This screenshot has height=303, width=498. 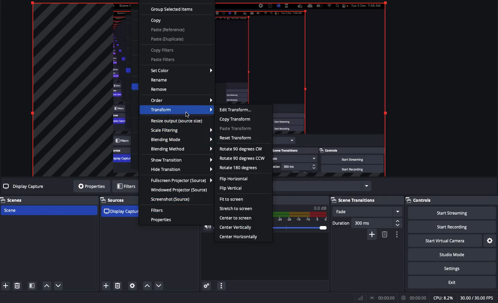 I want to click on Copy, so click(x=156, y=20).